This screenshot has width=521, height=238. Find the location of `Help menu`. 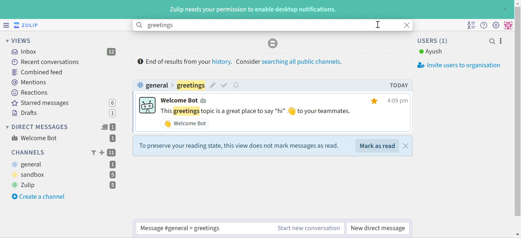

Help menu is located at coordinates (484, 25).